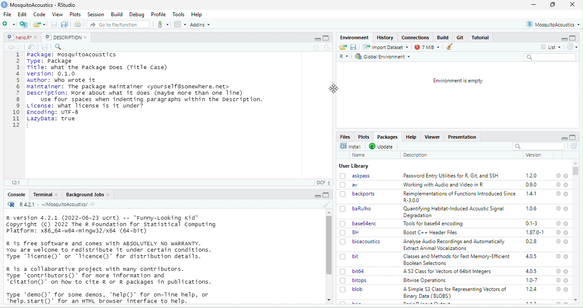 This screenshot has height=308, width=583. I want to click on Load workspace, so click(343, 47).